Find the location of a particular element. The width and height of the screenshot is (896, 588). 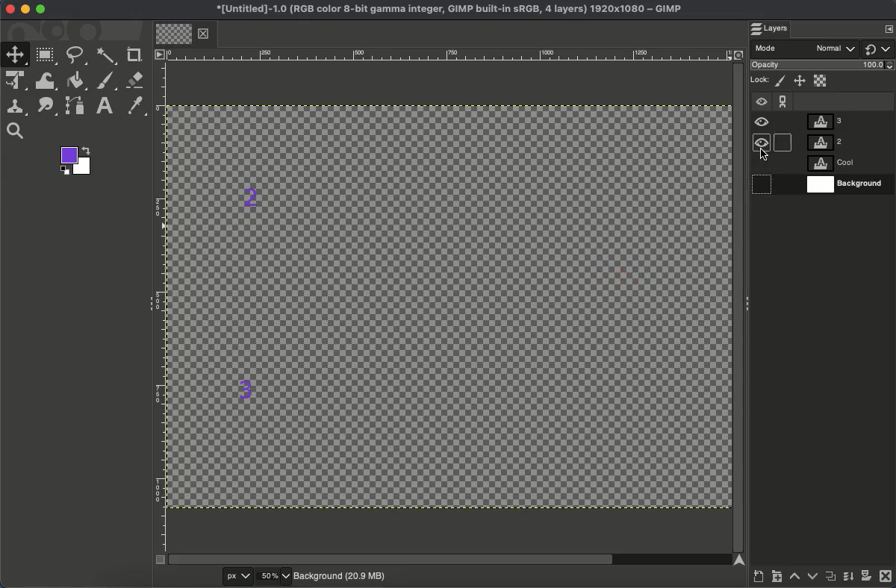

Fill is located at coordinates (77, 81).